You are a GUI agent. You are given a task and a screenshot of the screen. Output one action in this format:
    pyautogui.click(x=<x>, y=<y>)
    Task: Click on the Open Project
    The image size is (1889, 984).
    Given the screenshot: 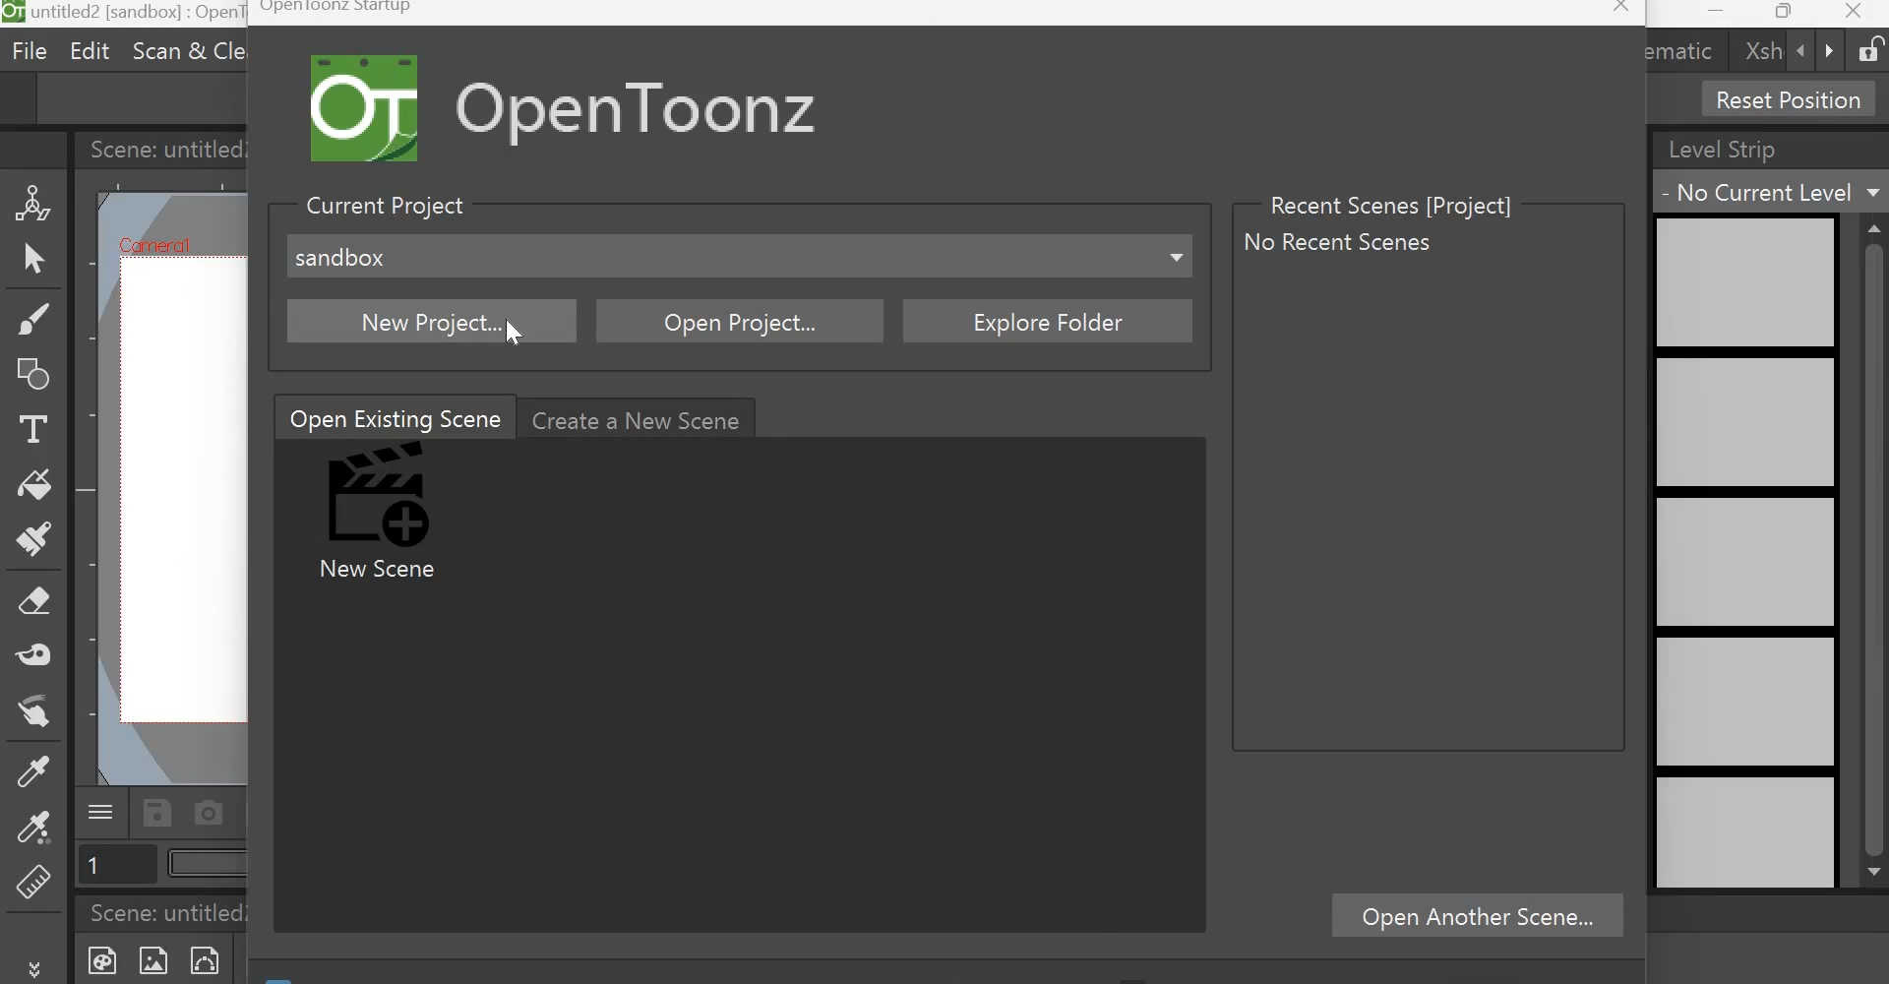 What is the action you would take?
    pyautogui.click(x=743, y=321)
    